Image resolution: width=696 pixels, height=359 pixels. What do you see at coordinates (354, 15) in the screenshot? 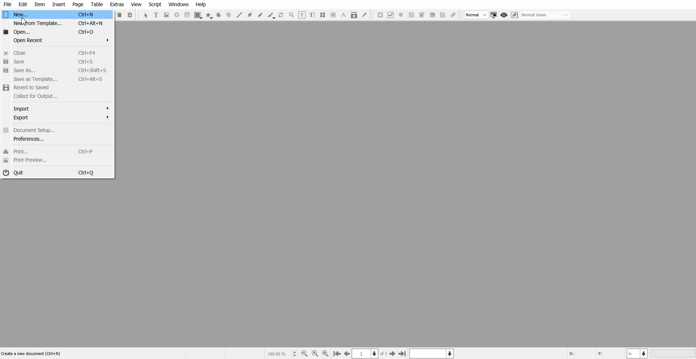
I see `Copy Item Properties` at bounding box center [354, 15].